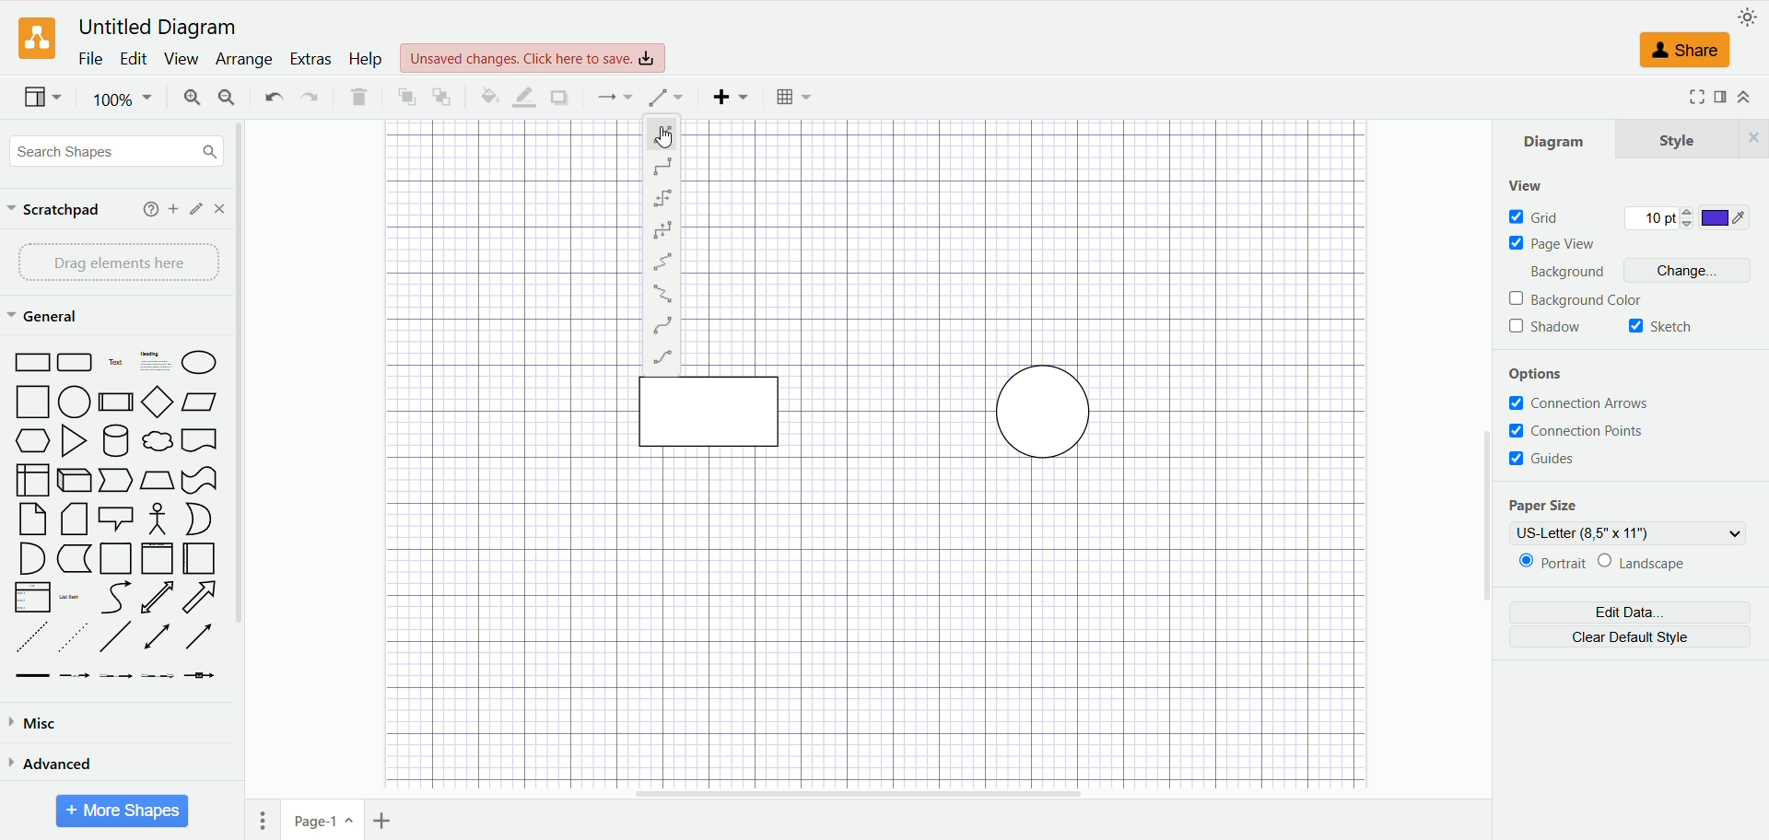 This screenshot has width=1769, height=840. What do you see at coordinates (1744, 17) in the screenshot?
I see `appearance` at bounding box center [1744, 17].